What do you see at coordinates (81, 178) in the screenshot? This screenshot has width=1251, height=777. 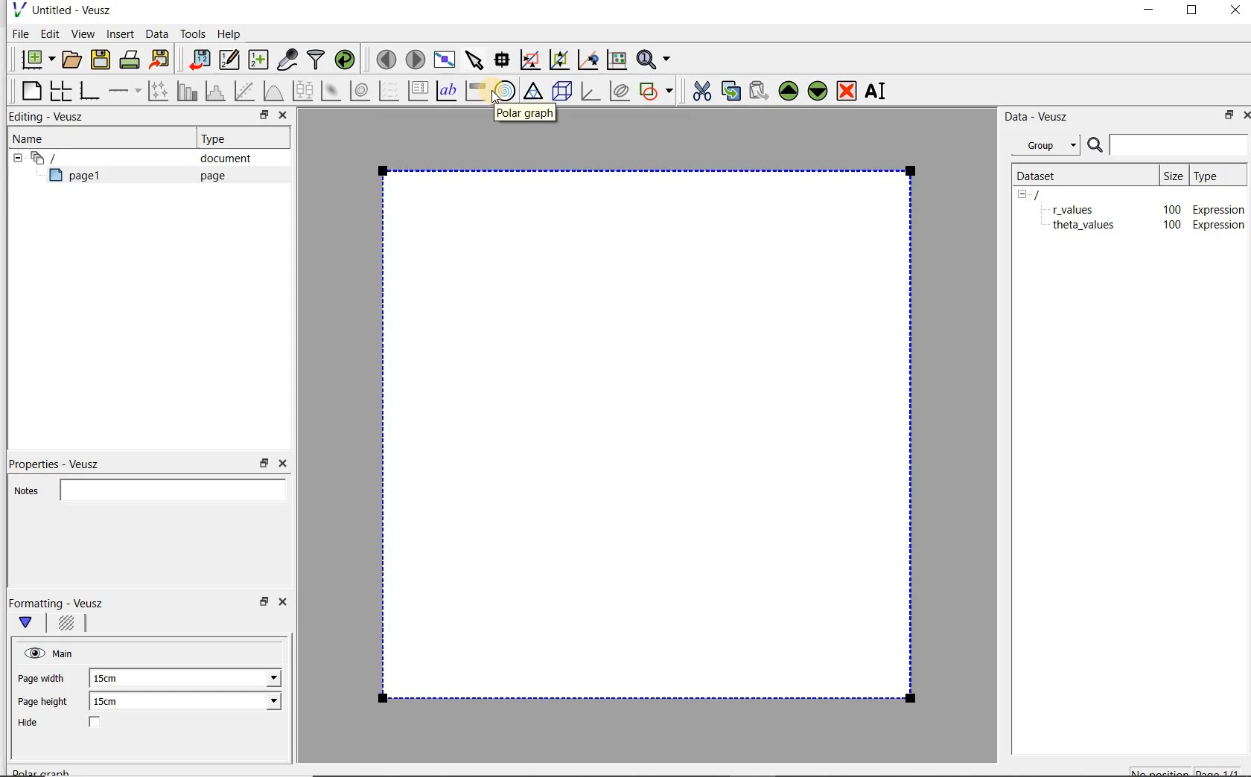 I see `page1` at bounding box center [81, 178].